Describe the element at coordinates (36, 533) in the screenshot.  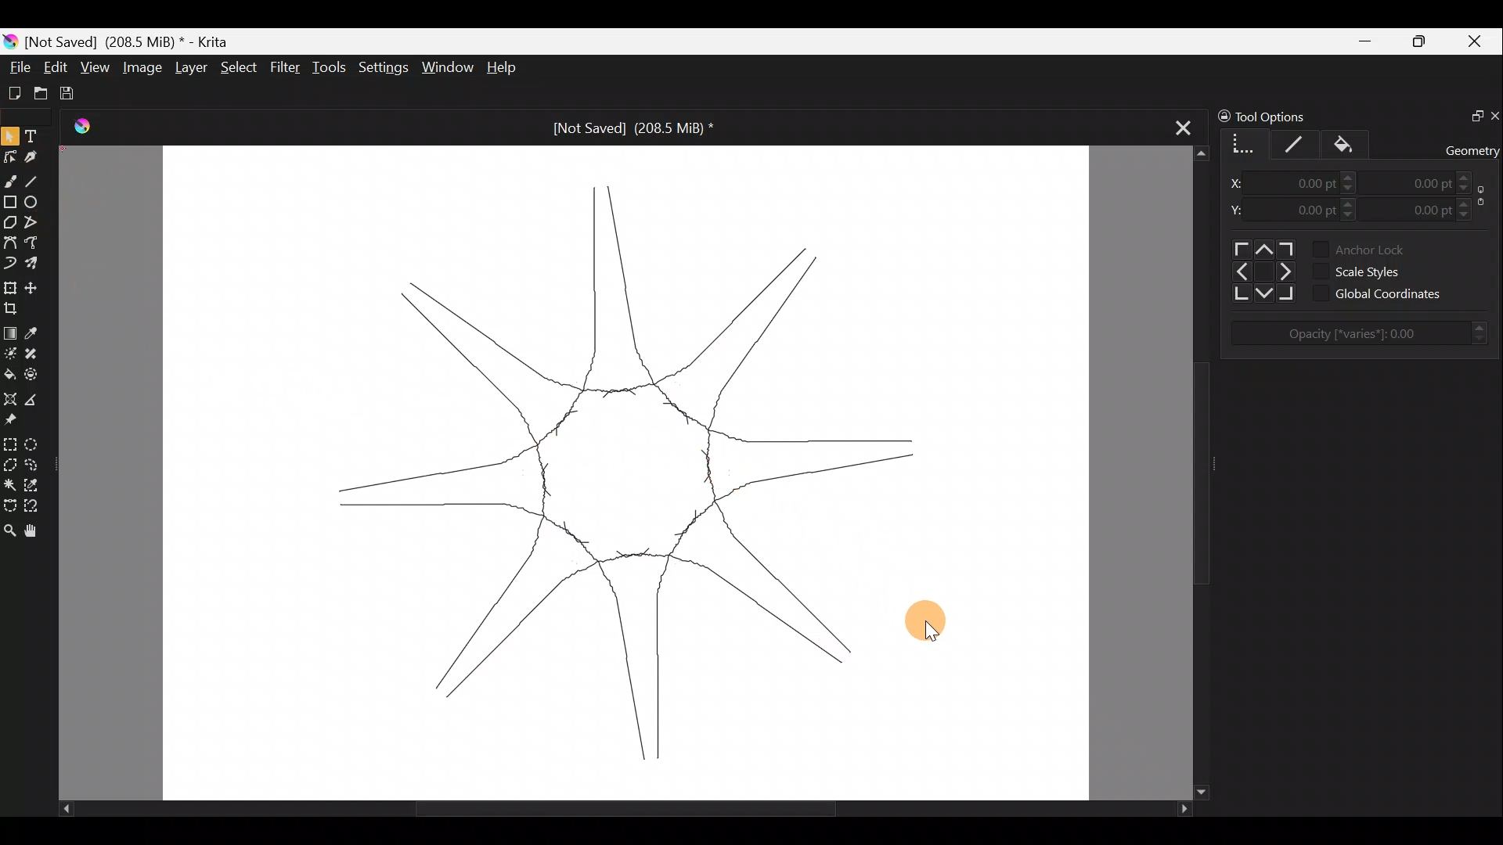
I see `Pan tool` at that location.